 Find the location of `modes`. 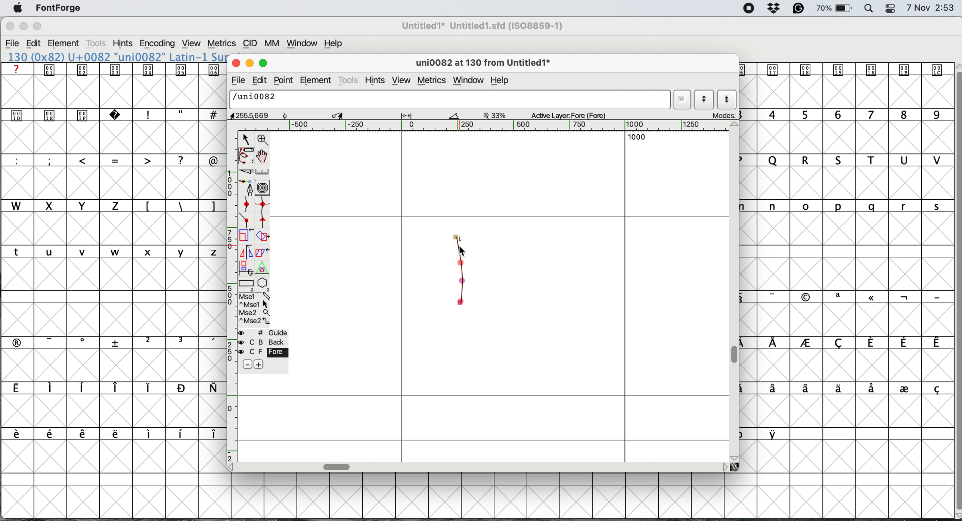

modes is located at coordinates (724, 115).